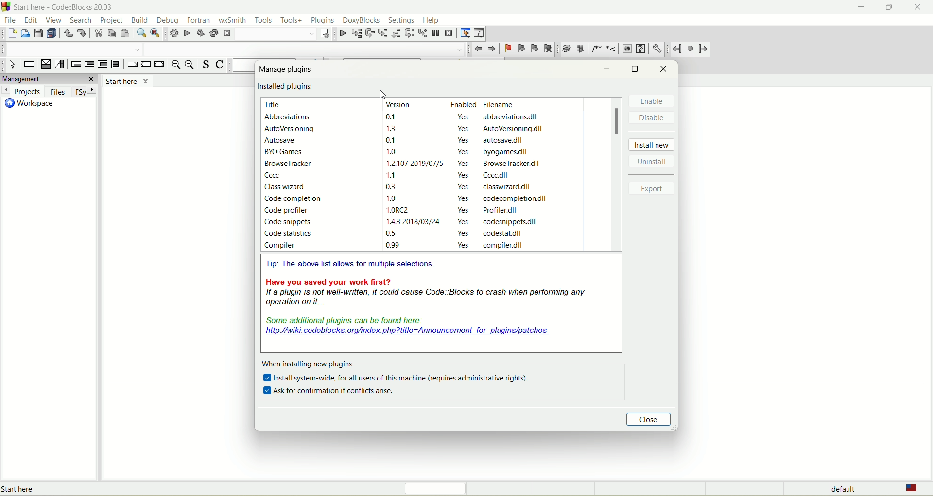 This screenshot has height=496, width=933. I want to click on step out, so click(397, 33).